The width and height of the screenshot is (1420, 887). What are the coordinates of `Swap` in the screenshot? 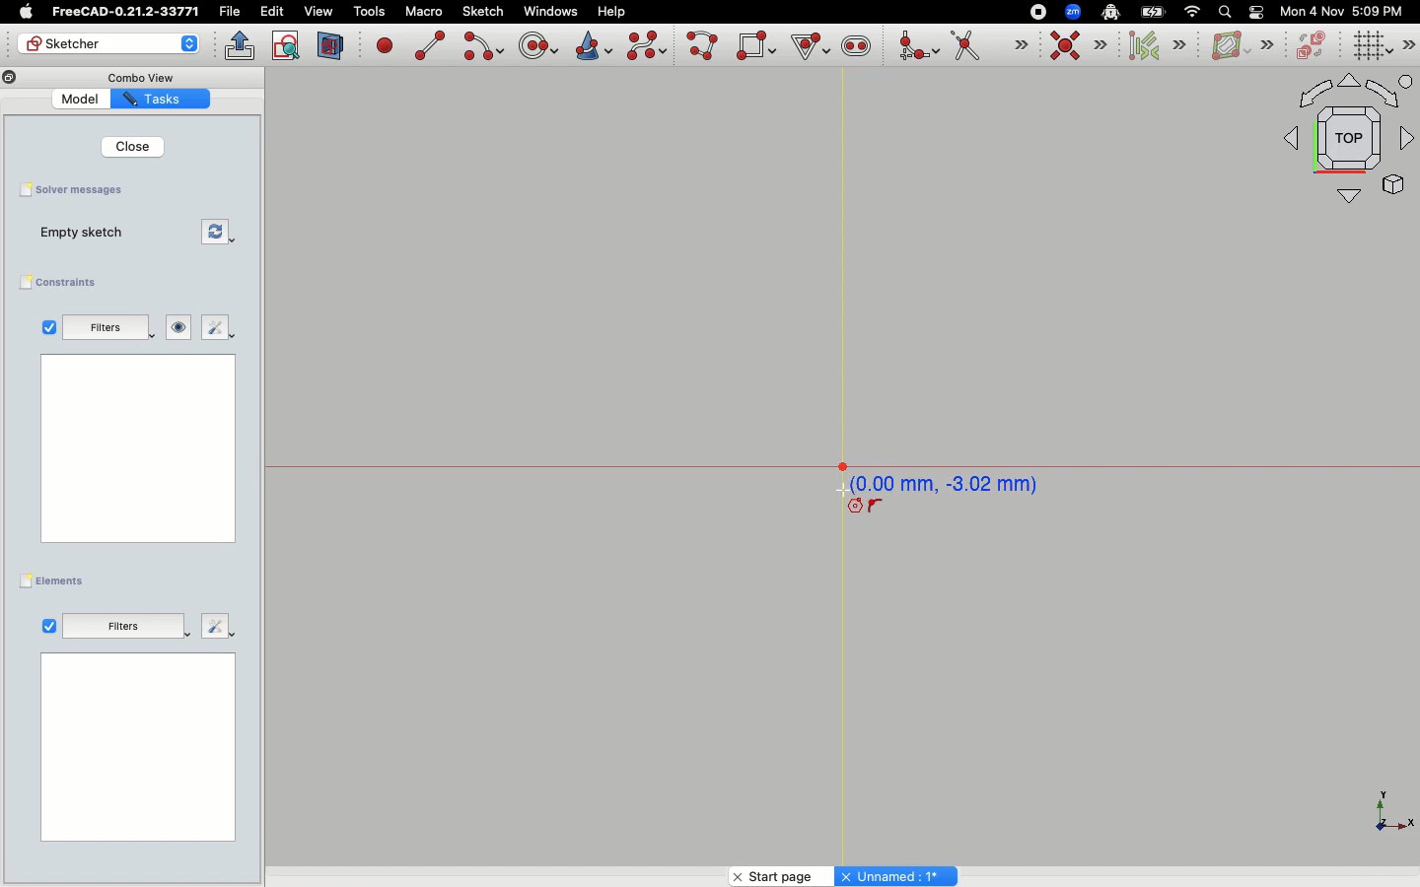 It's located at (216, 231).